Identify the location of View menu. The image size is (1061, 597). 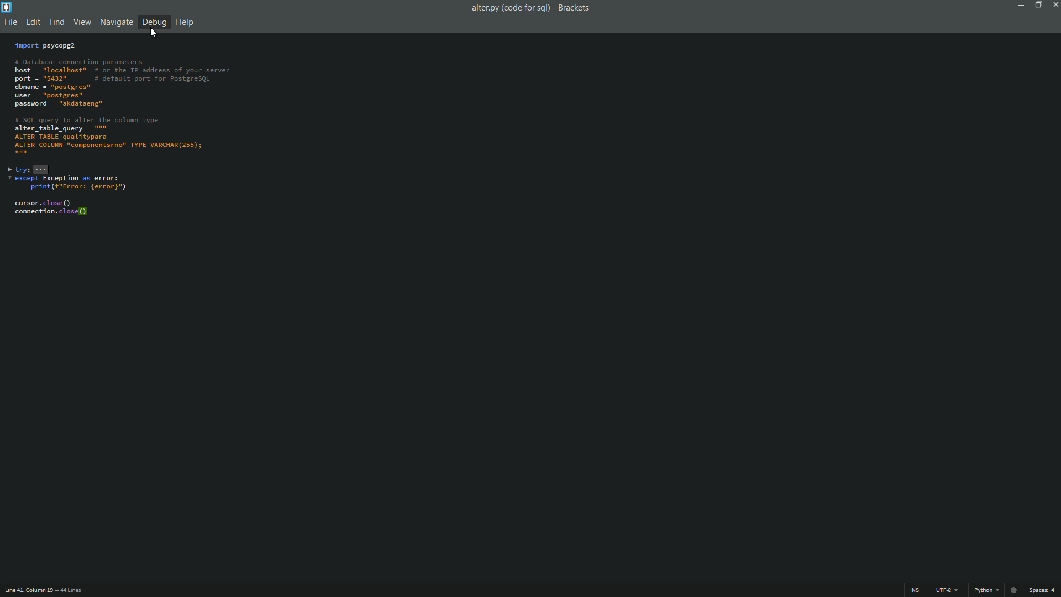
(82, 23).